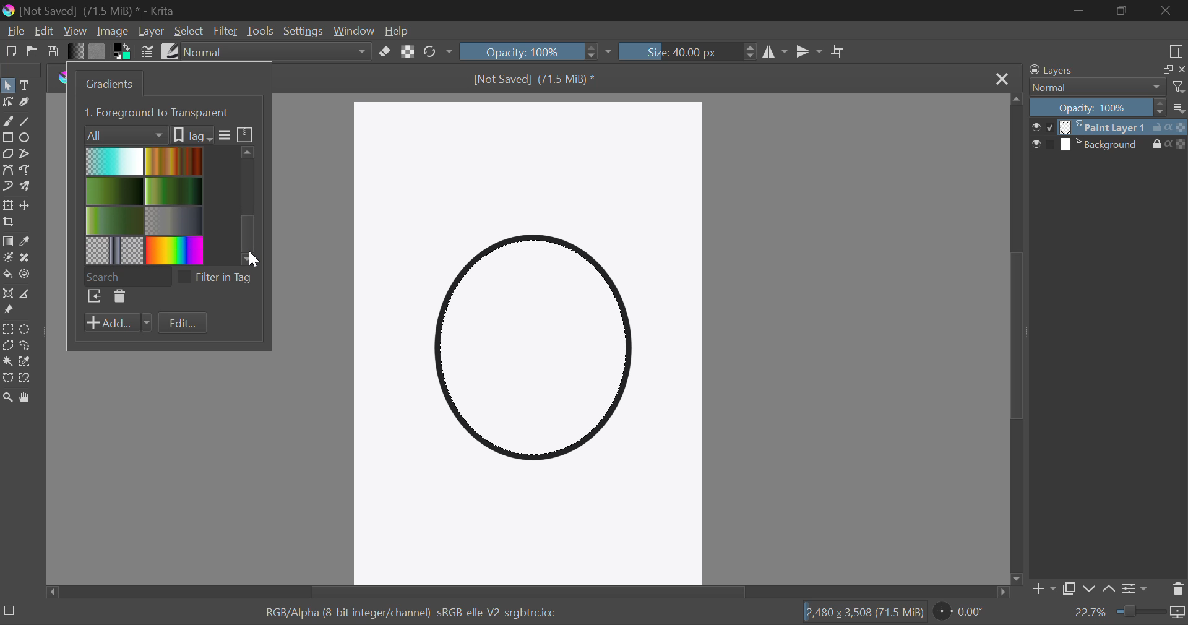  I want to click on Text, so click(27, 86).